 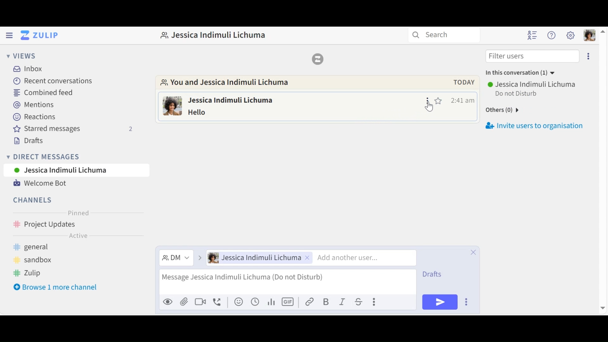 I want to click on Pinned, so click(x=77, y=213).